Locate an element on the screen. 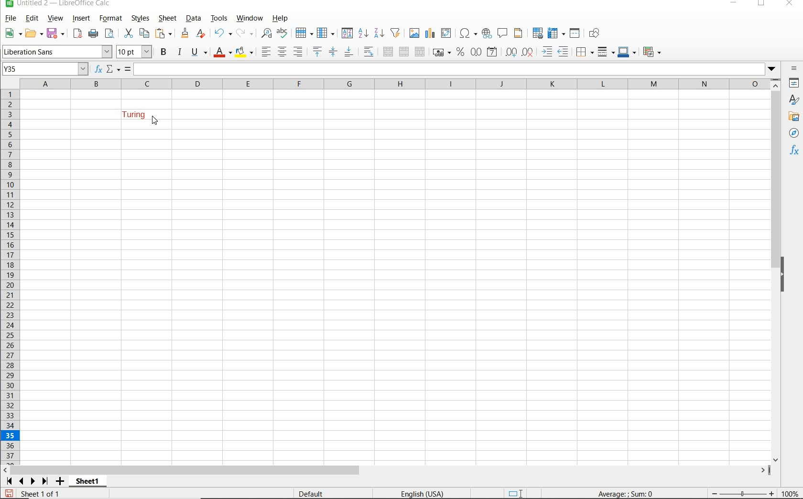 The width and height of the screenshot is (803, 499). FORMAT AS NUMBER is located at coordinates (476, 52).